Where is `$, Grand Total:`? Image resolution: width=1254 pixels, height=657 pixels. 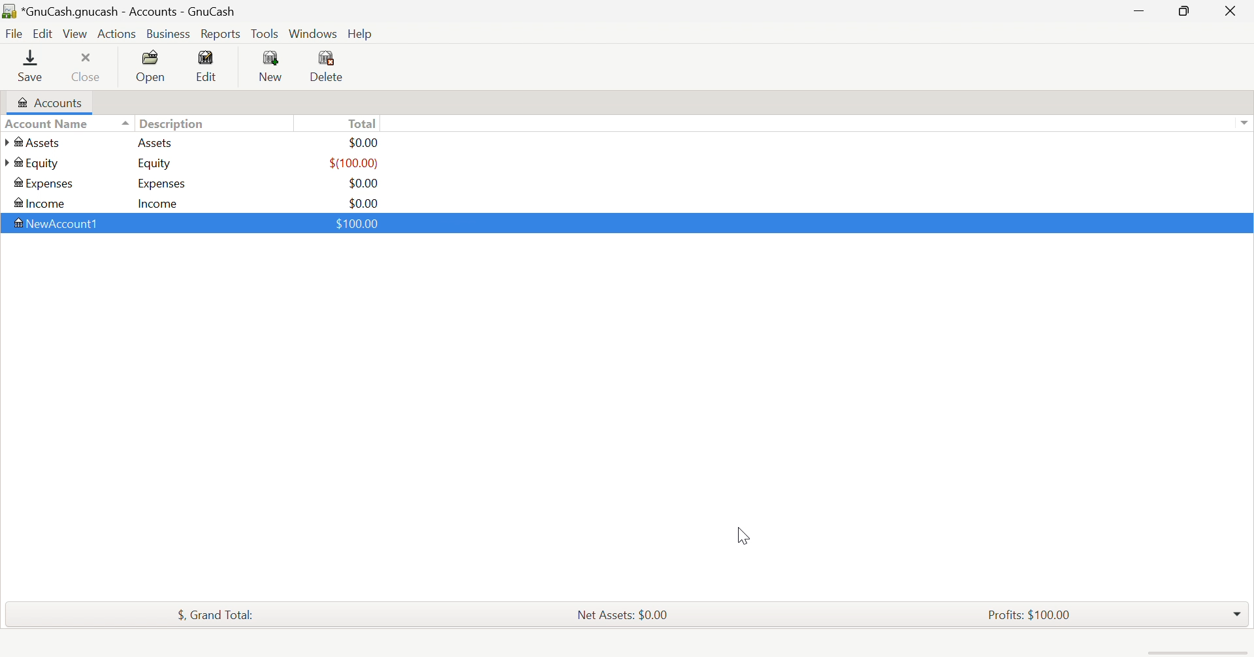
$, Grand Total: is located at coordinates (219, 615).